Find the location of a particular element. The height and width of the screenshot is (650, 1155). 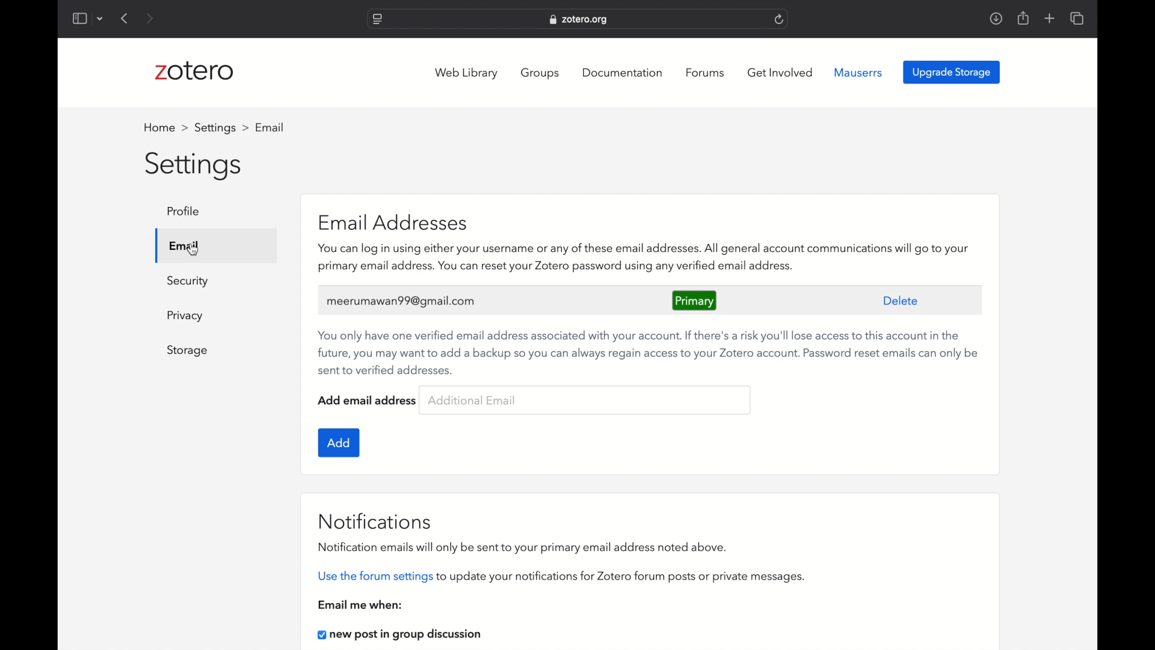

storage is located at coordinates (187, 351).